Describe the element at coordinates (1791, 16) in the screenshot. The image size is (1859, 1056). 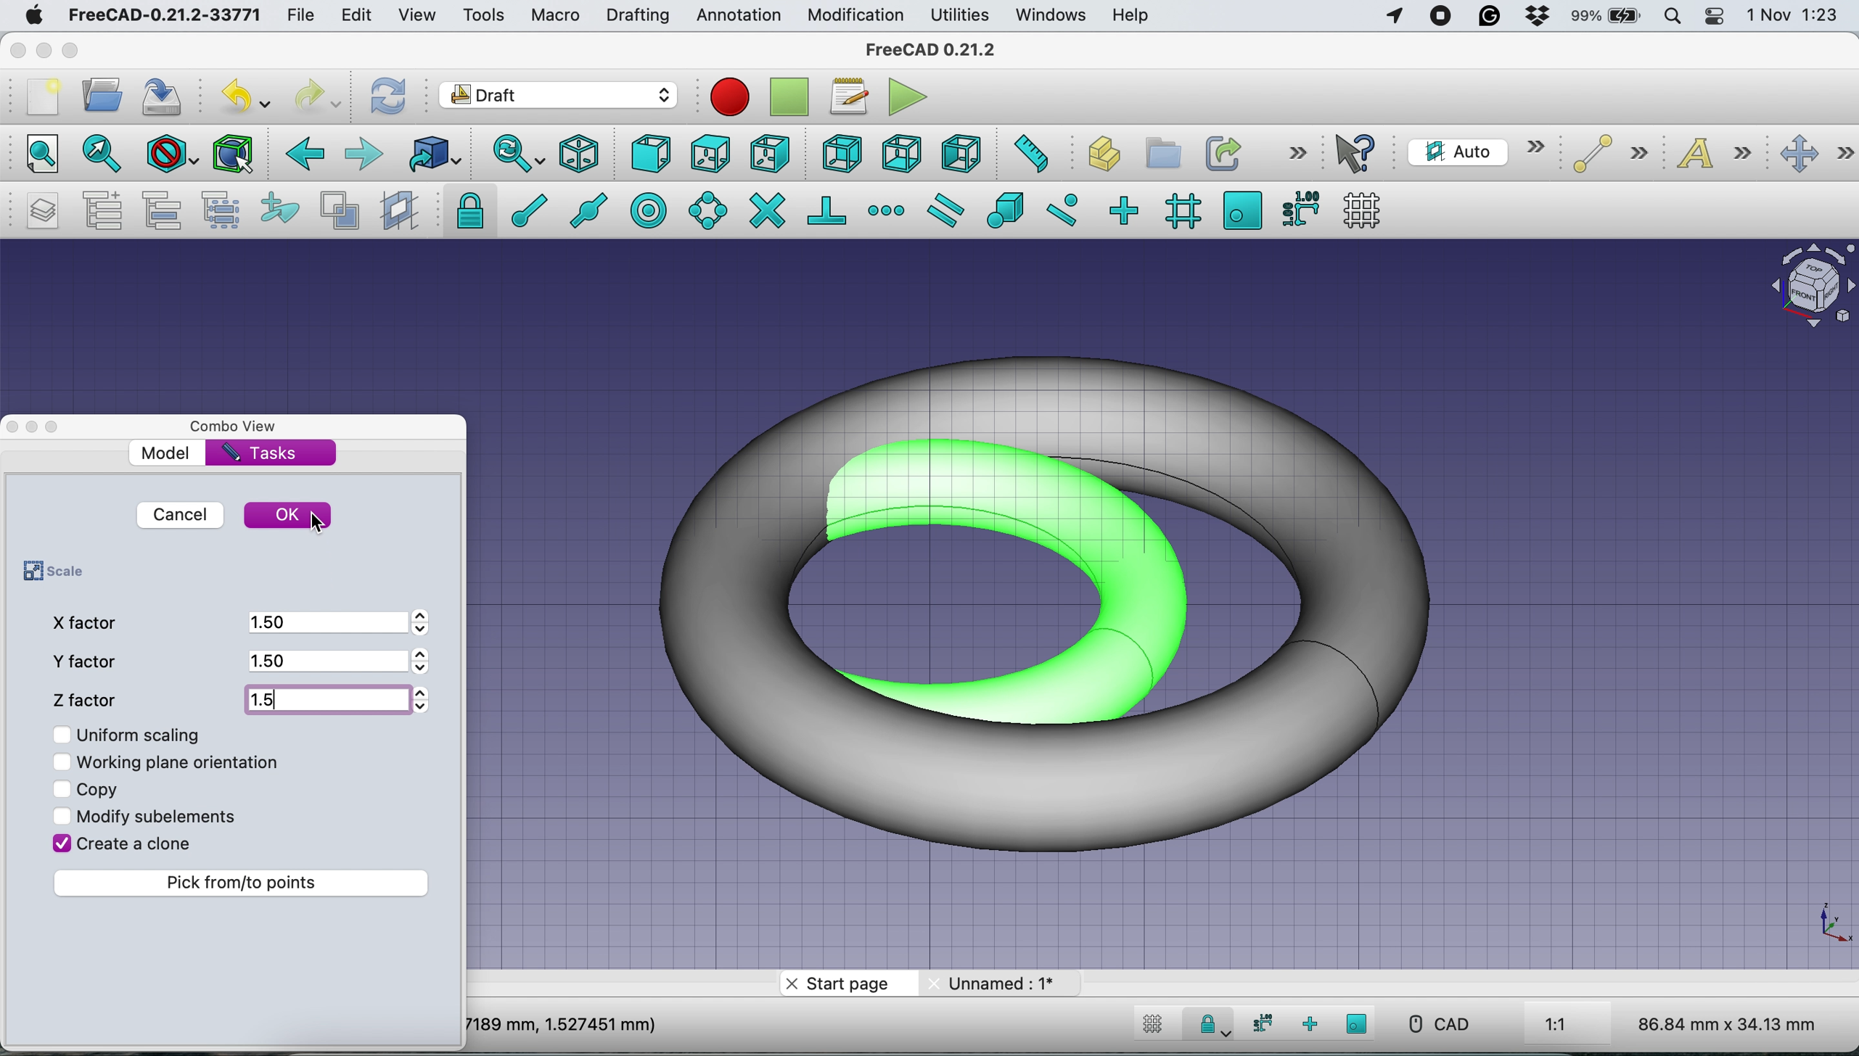
I see `1 Nov 1:23` at that location.